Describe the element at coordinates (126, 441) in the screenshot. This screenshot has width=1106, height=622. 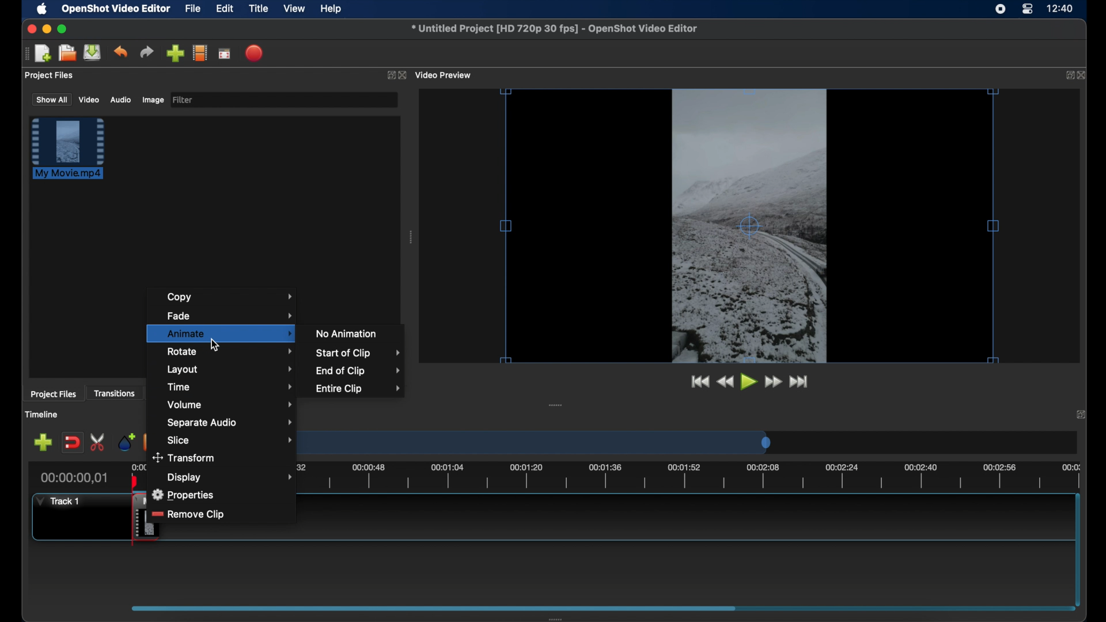
I see `add marker` at that location.